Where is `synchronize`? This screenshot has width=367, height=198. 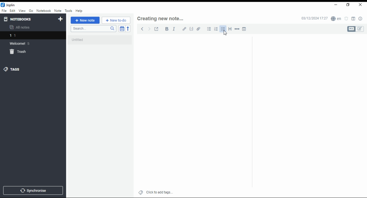 synchronize is located at coordinates (33, 191).